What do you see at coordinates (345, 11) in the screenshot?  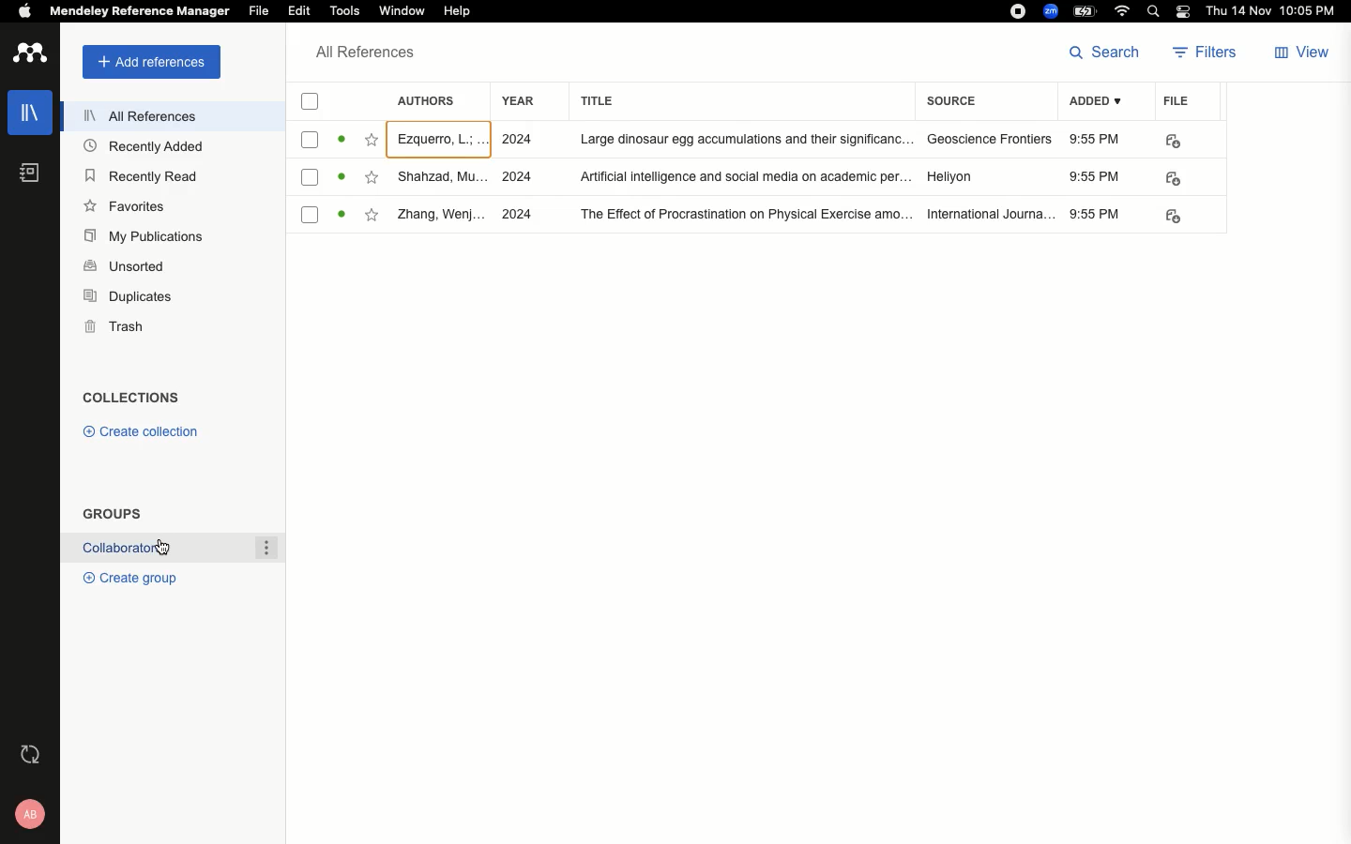 I see `Tools` at bounding box center [345, 11].